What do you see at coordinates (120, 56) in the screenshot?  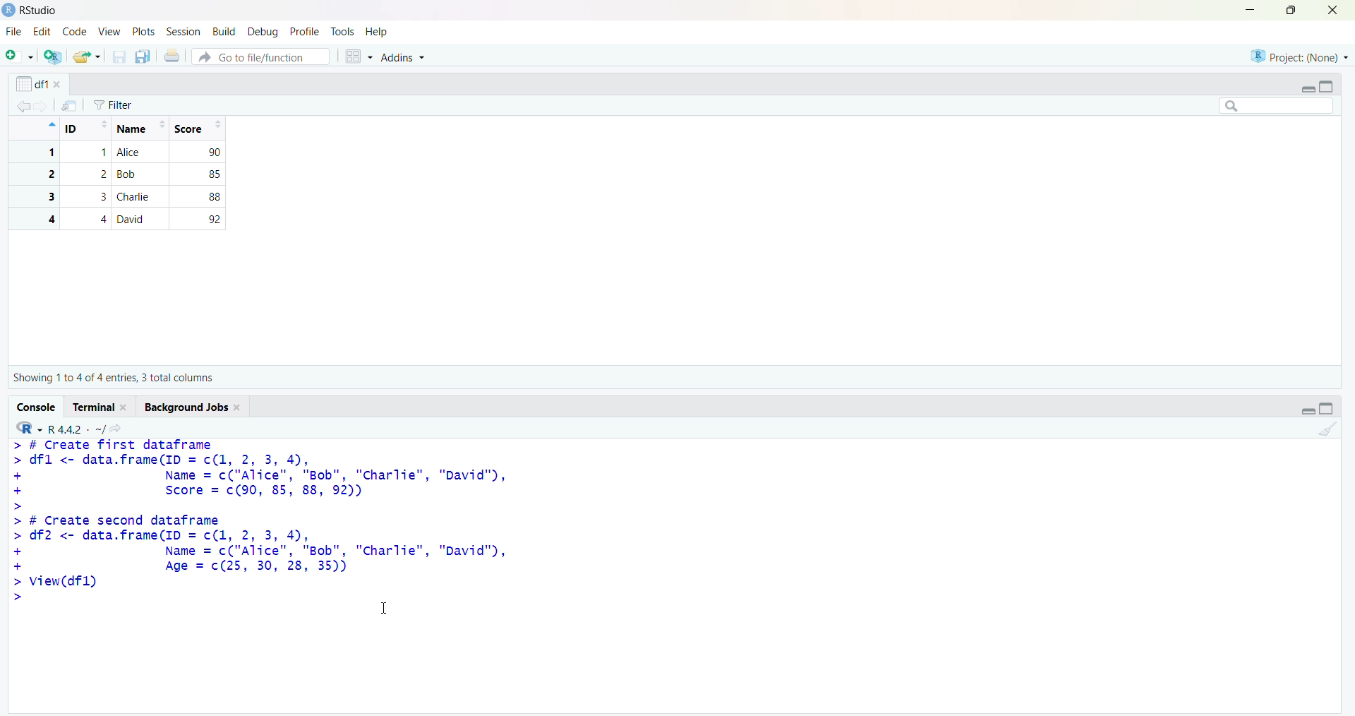 I see `save` at bounding box center [120, 56].